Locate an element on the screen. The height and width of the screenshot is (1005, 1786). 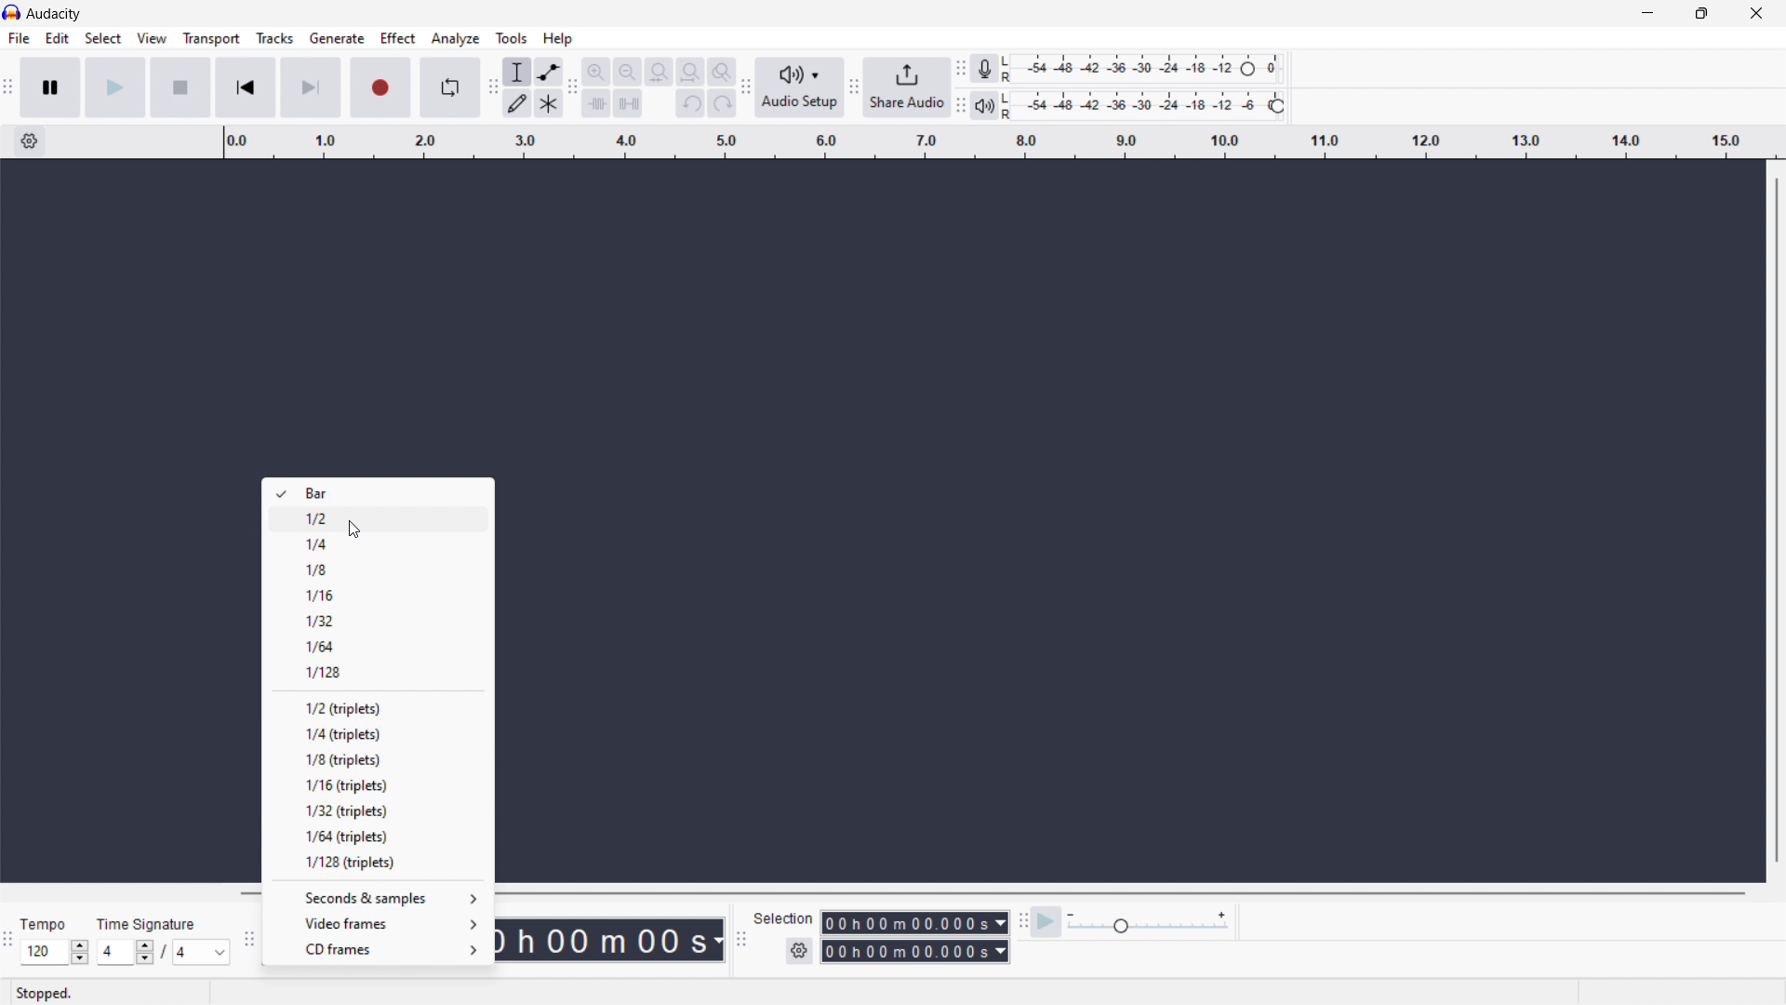
snapping toolbar is located at coordinates (248, 938).